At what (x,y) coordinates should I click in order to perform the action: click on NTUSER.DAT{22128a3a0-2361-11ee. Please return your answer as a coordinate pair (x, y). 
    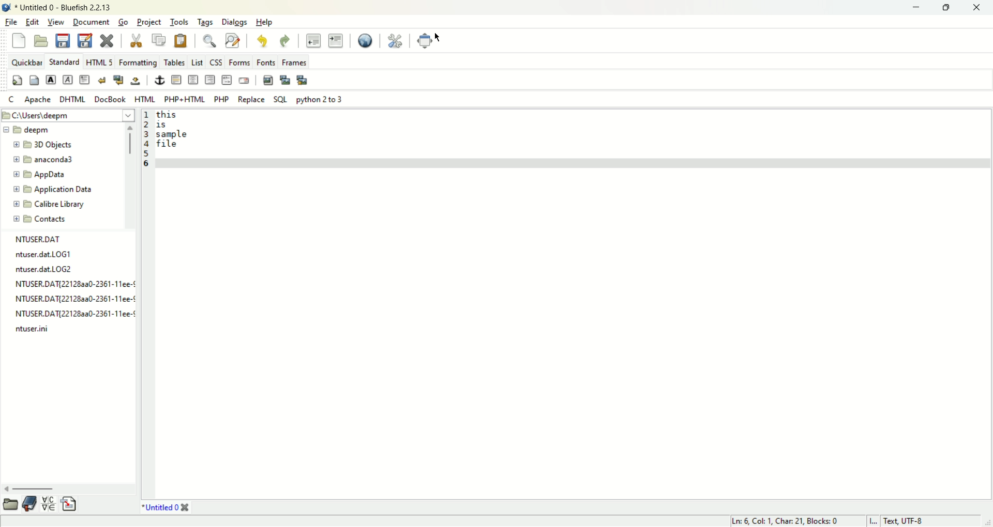
    Looking at the image, I should click on (75, 298).